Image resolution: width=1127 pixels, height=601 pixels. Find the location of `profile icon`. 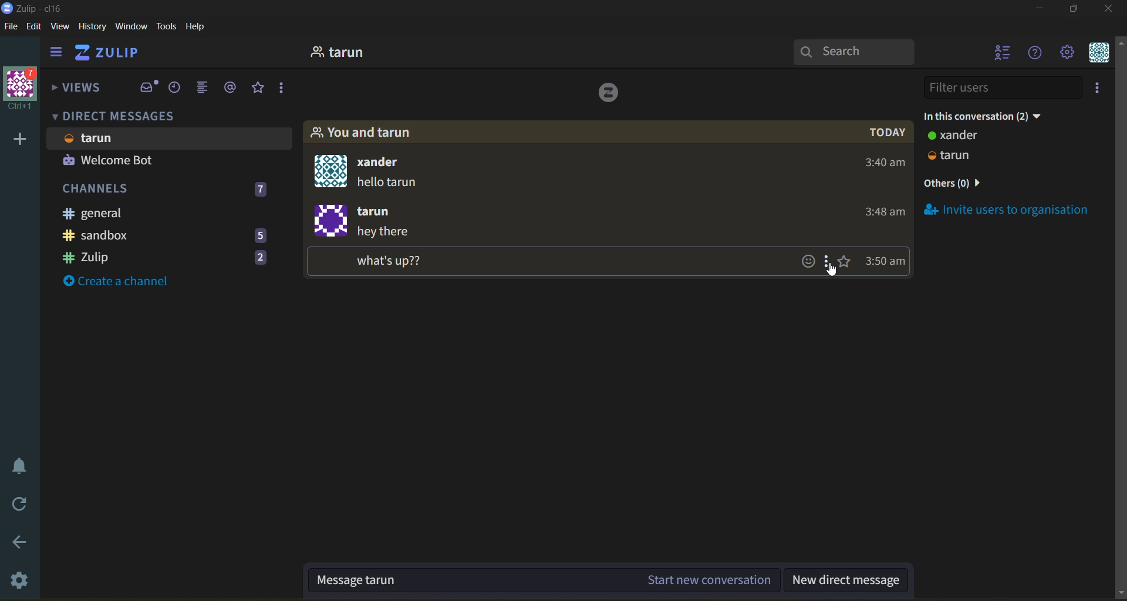

profile icon is located at coordinates (332, 170).